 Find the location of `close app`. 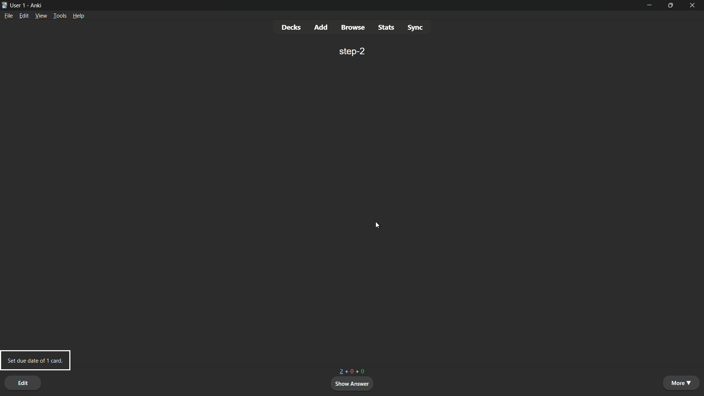

close app is located at coordinates (694, 5).